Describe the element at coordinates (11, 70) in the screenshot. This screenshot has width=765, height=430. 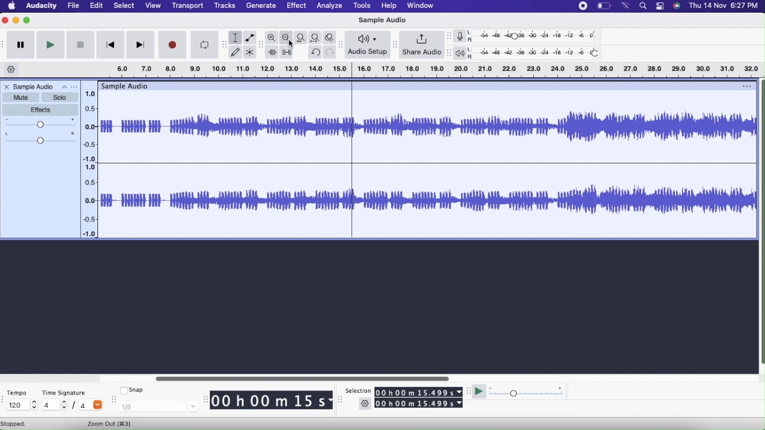
I see `Timeline options` at that location.